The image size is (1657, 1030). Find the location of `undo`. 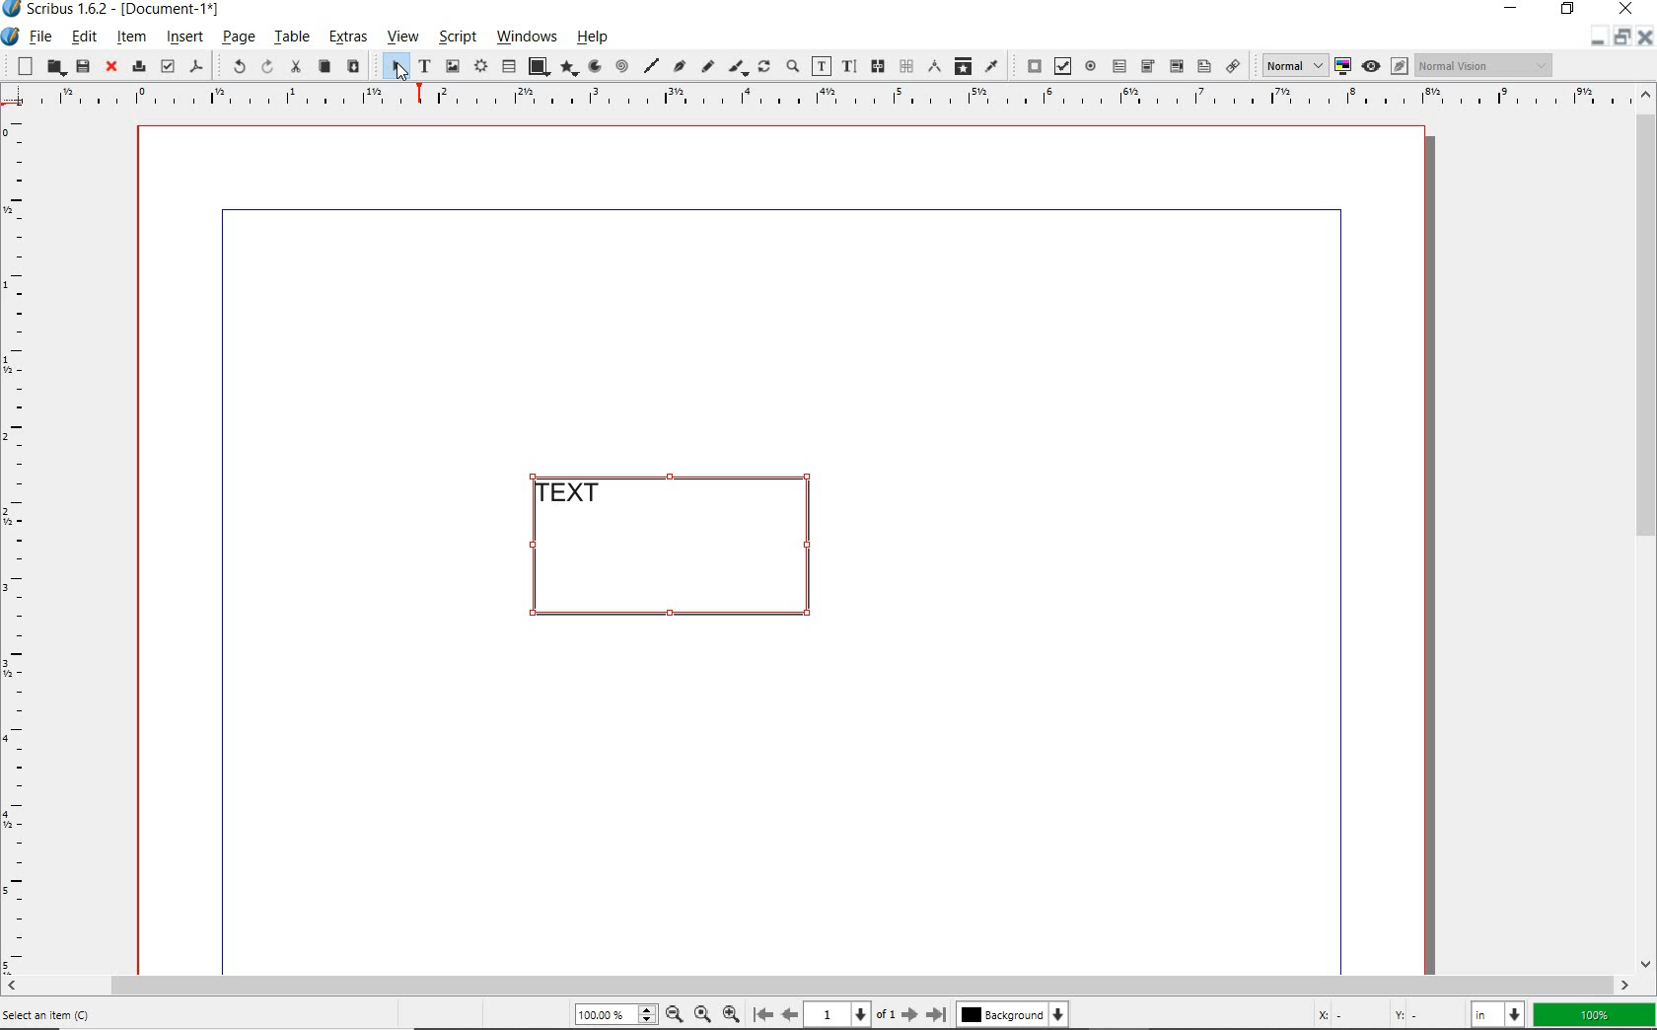

undo is located at coordinates (233, 65).